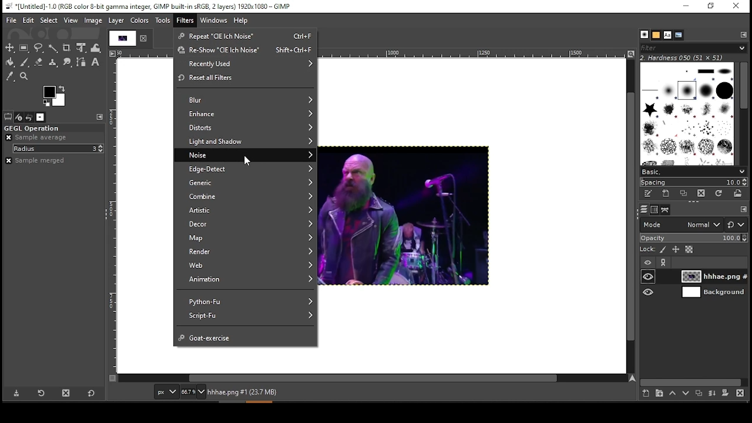  What do you see at coordinates (112, 217) in the screenshot?
I see `vertical scale` at bounding box center [112, 217].